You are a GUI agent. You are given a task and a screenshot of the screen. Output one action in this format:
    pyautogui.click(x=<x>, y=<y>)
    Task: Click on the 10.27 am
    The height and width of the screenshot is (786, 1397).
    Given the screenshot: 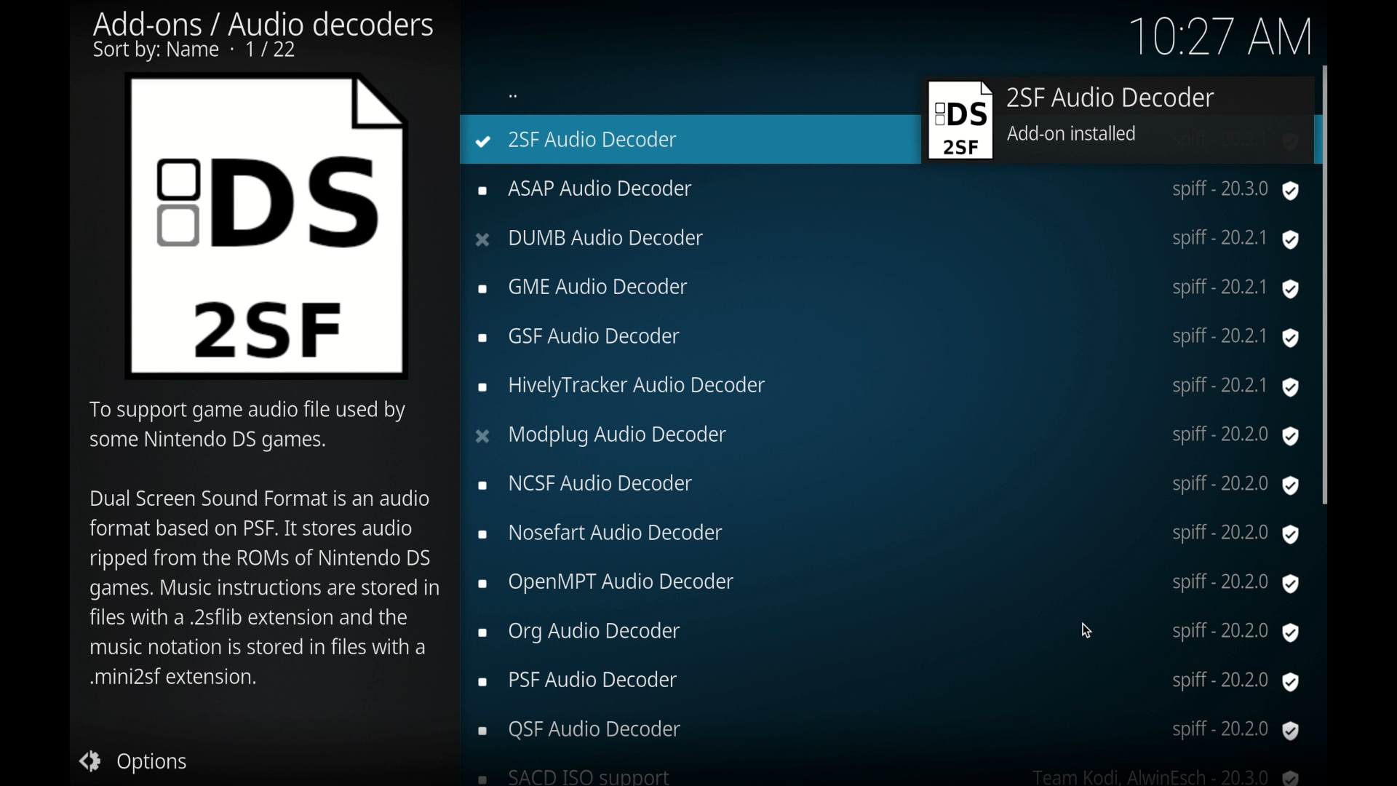 What is the action you would take?
    pyautogui.click(x=1217, y=35)
    